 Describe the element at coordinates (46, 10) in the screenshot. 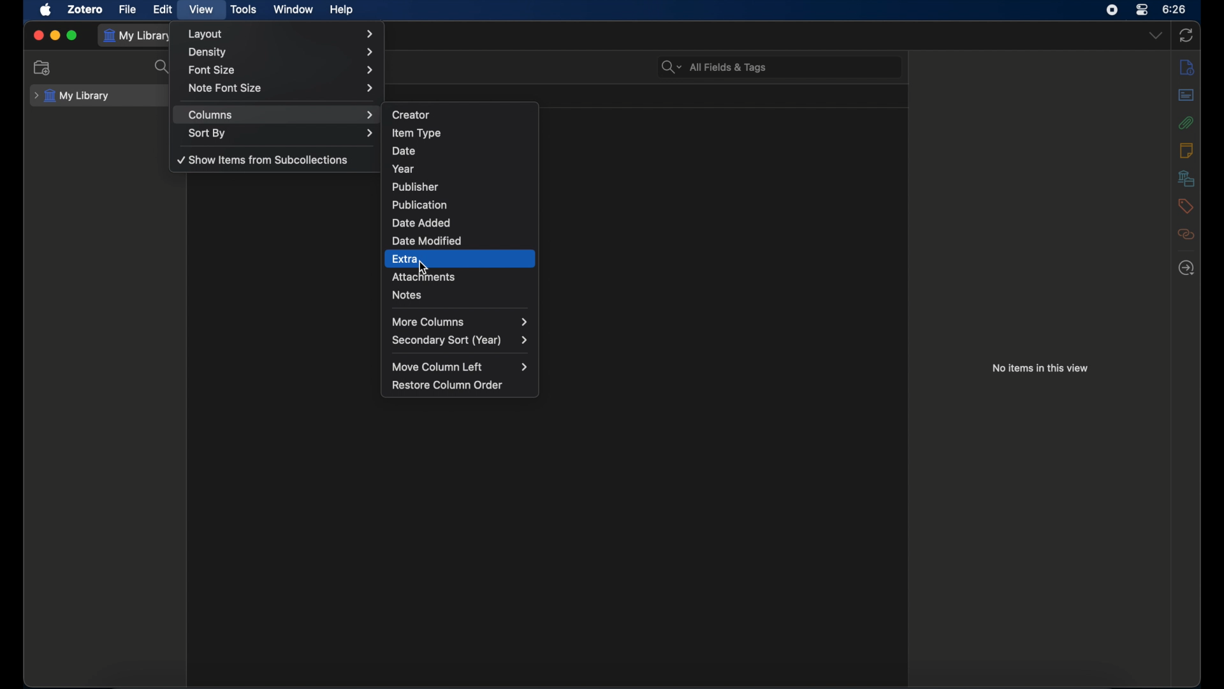

I see `apple icon` at that location.